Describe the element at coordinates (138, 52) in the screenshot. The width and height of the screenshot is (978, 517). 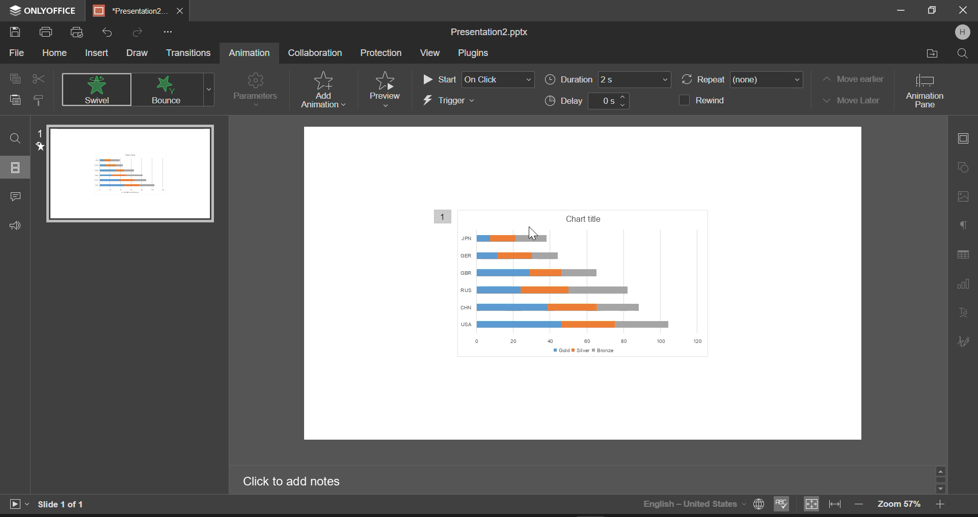
I see `Draw` at that location.